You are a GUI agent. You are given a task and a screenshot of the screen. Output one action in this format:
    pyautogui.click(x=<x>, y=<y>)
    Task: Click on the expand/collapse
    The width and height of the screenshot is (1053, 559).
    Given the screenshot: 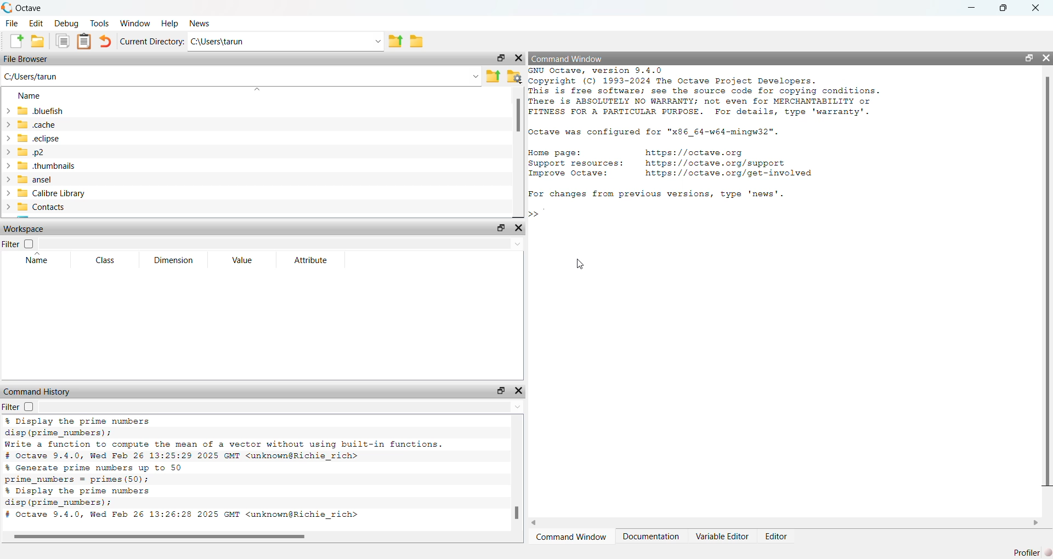 What is the action you would take?
    pyautogui.click(x=8, y=159)
    